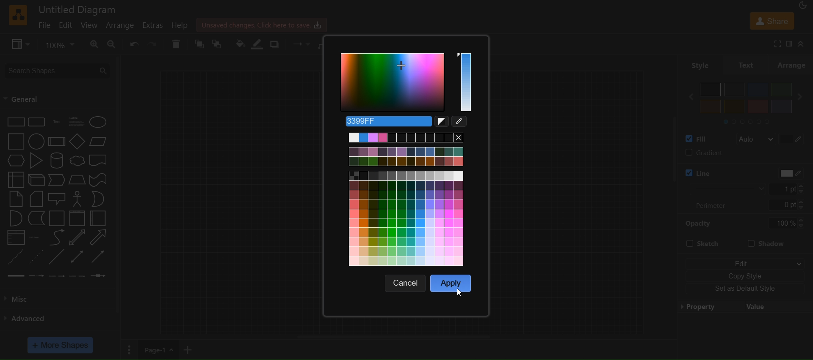 The height and width of the screenshot is (360, 813). Describe the element at coordinates (113, 44) in the screenshot. I see `zoom out` at that location.